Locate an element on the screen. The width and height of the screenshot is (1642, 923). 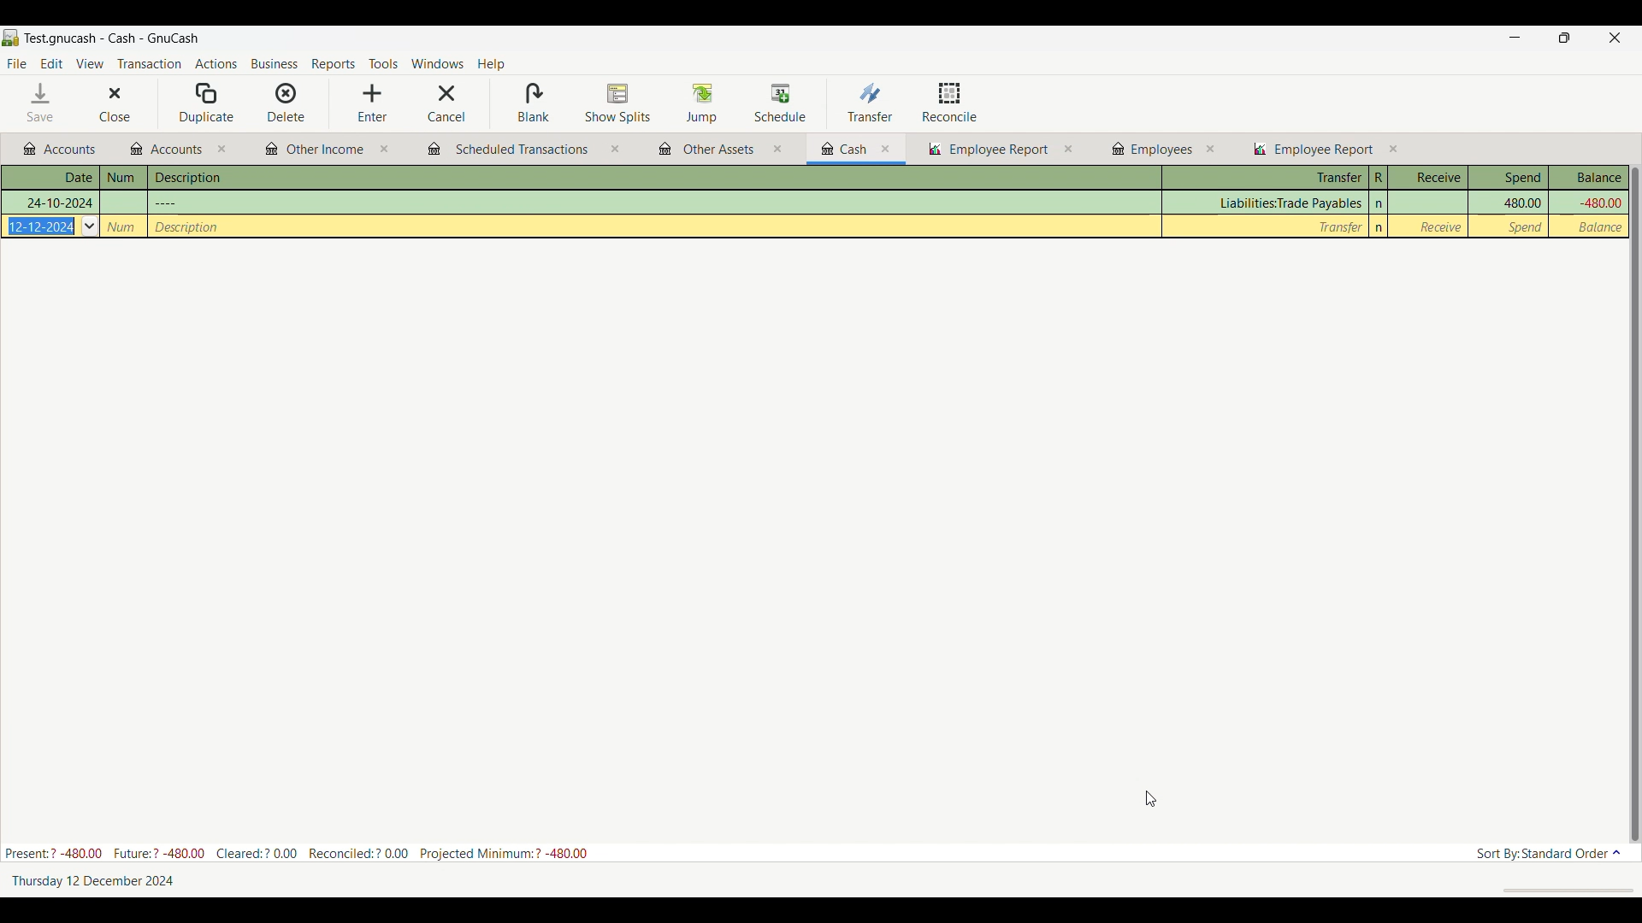
Close interface is located at coordinates (1615, 38).